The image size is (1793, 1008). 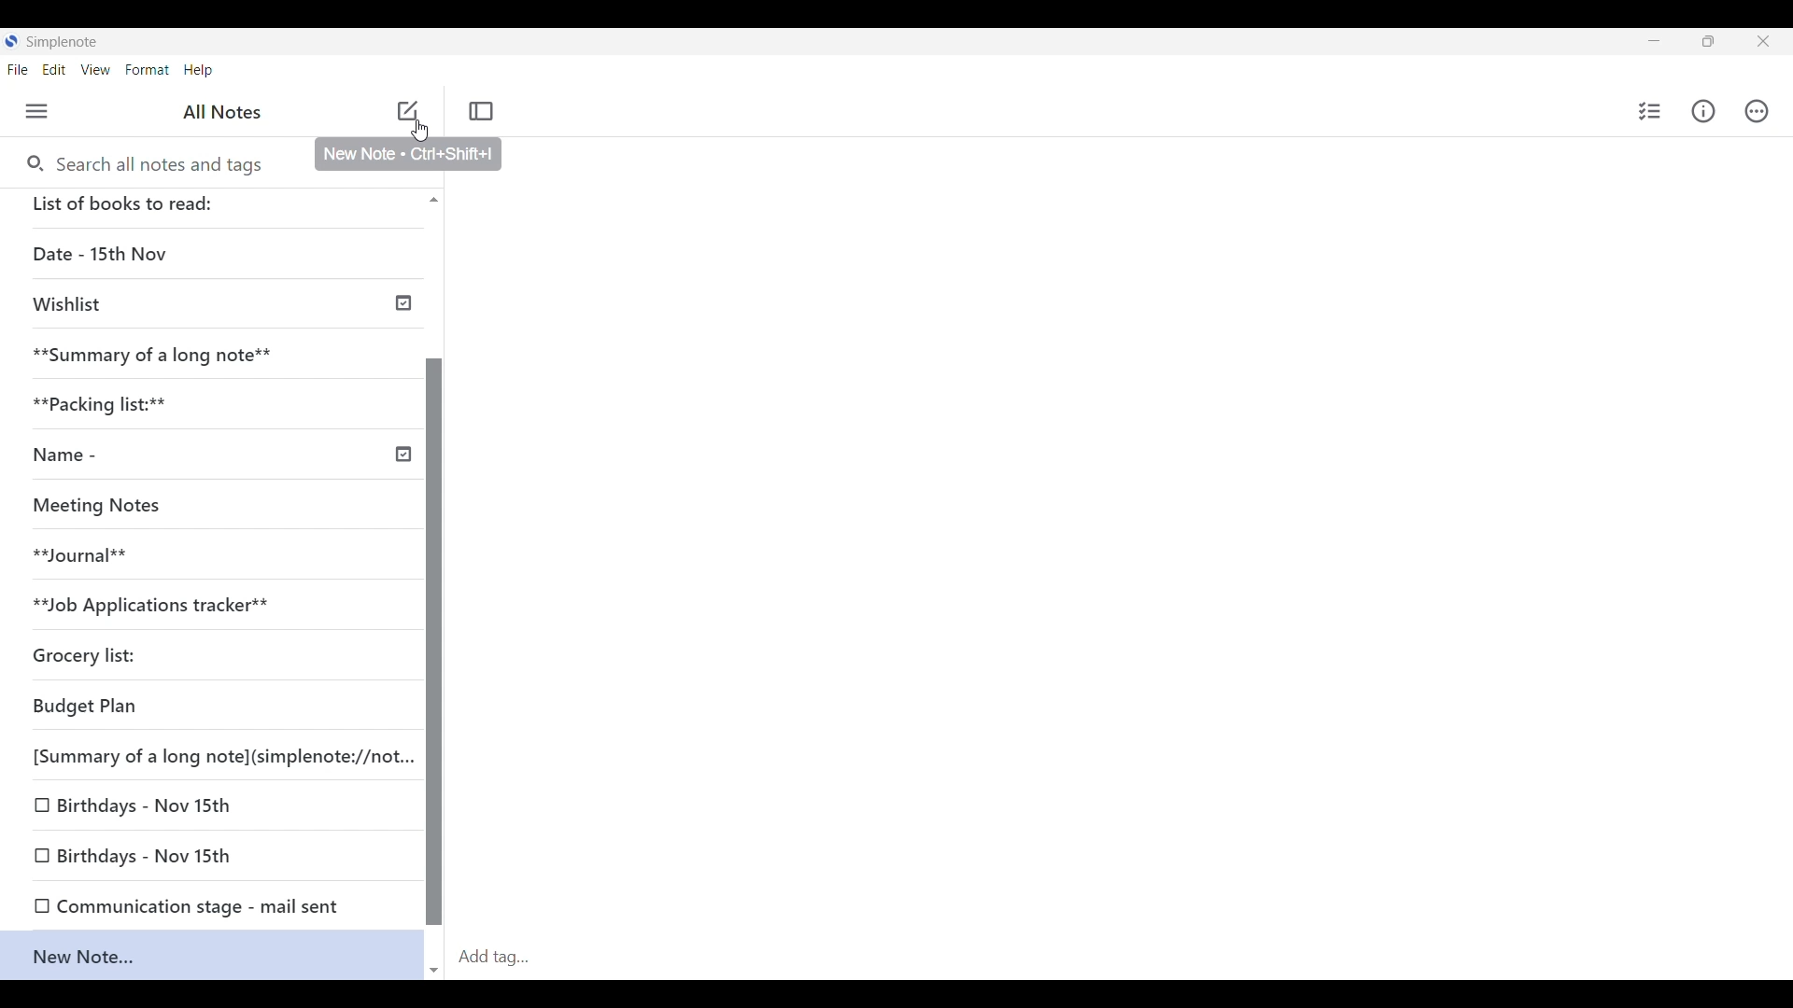 What do you see at coordinates (44, 111) in the screenshot?
I see `Menu • ctrl + shift + u` at bounding box center [44, 111].